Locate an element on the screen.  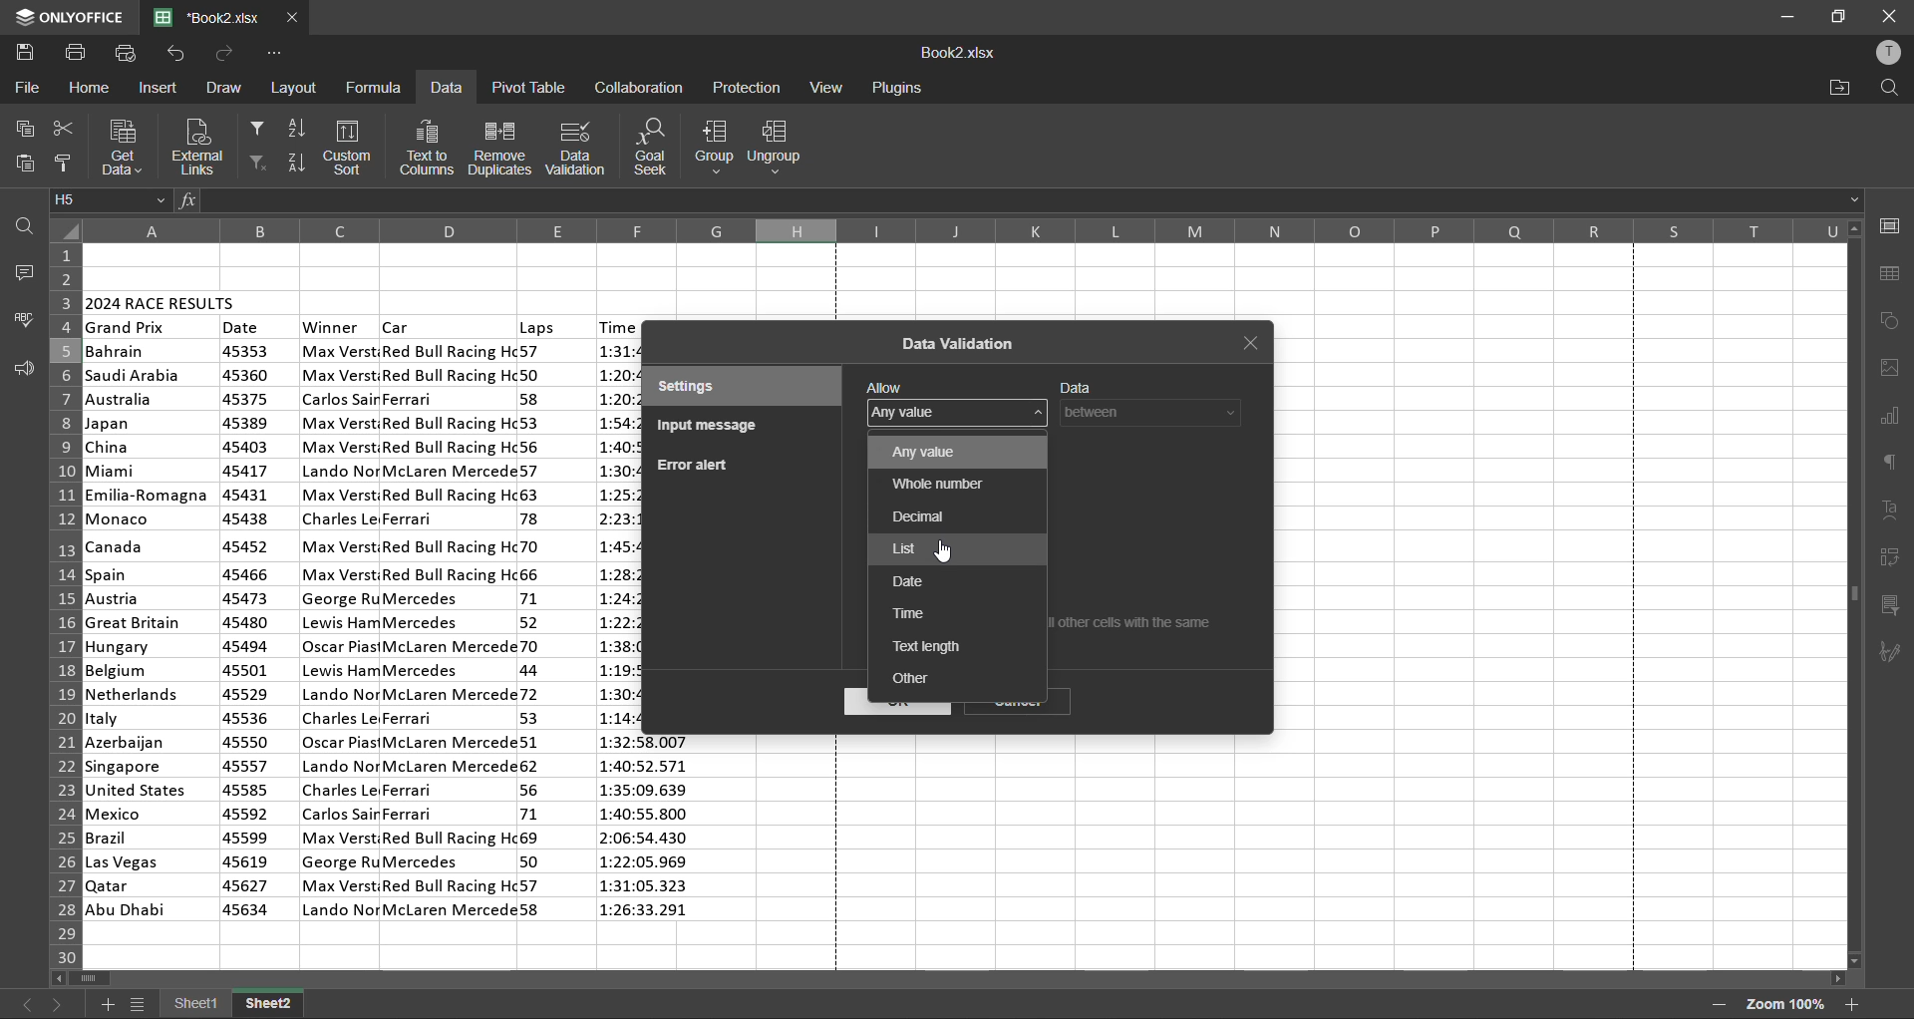
save is located at coordinates (30, 53).